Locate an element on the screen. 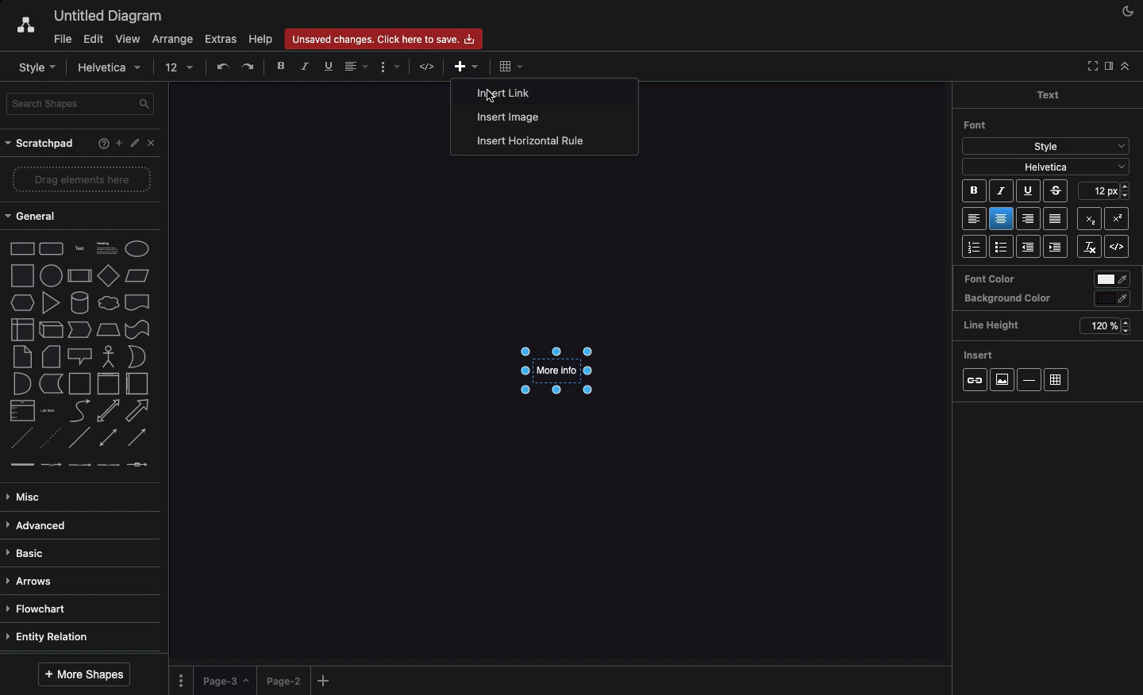 Image resolution: width=1143 pixels, height=695 pixels. trapezoid is located at coordinates (108, 330).